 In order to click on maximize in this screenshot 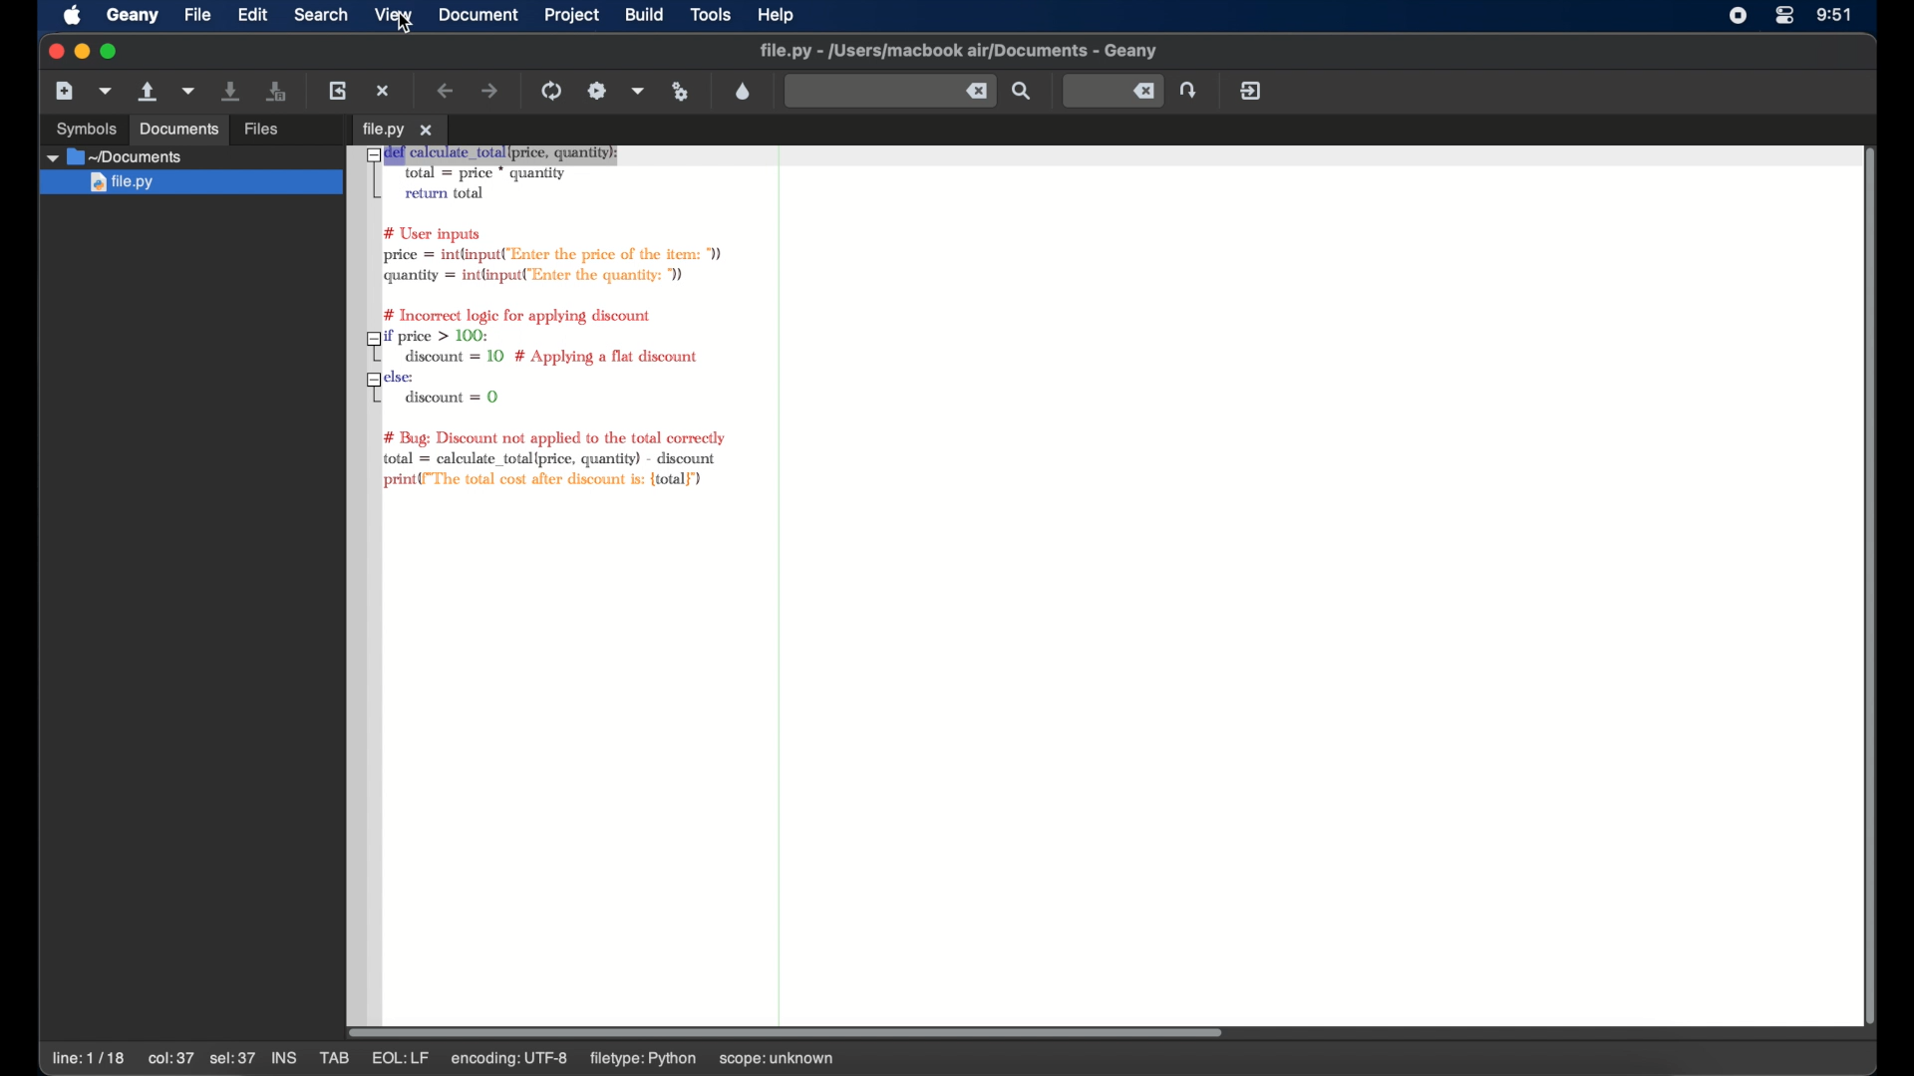, I will do `click(109, 52)`.